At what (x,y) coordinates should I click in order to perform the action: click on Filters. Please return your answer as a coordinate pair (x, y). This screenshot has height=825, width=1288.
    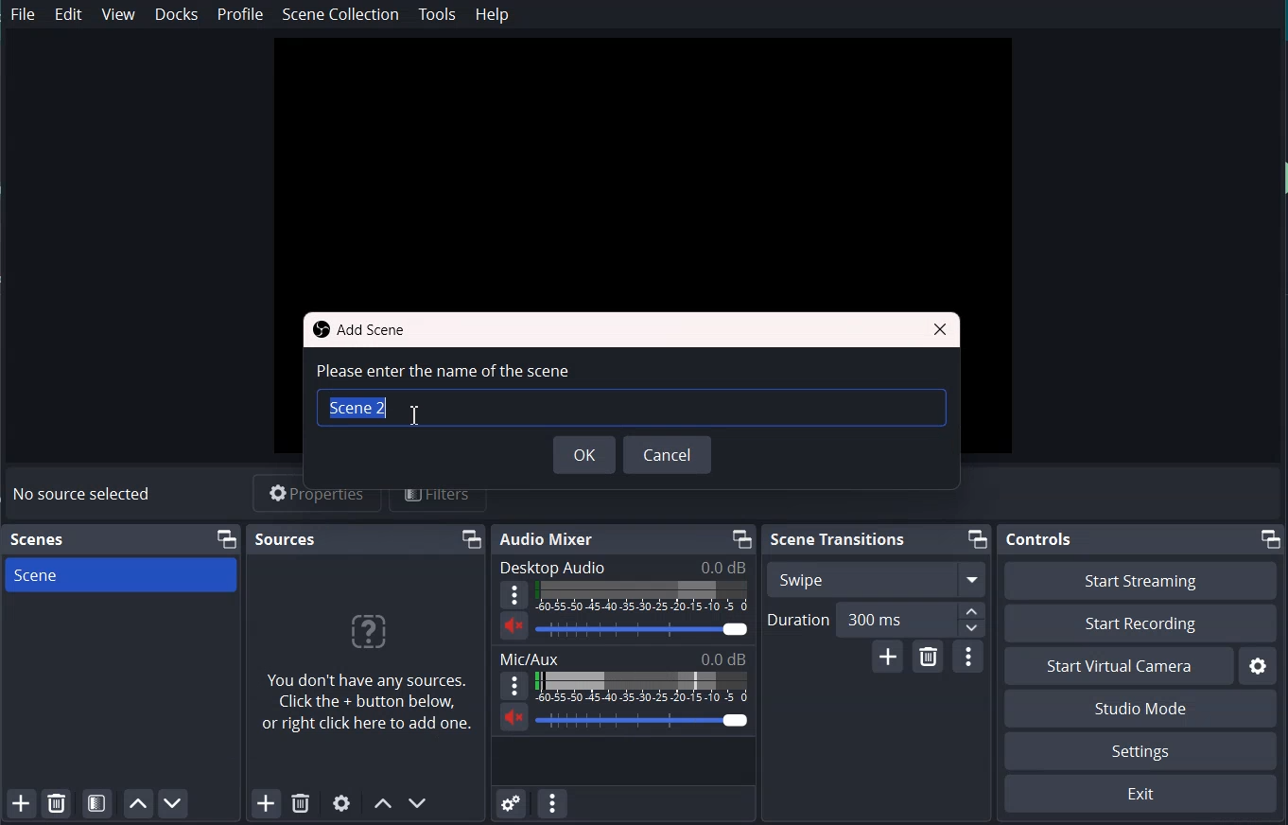
    Looking at the image, I should click on (438, 497).